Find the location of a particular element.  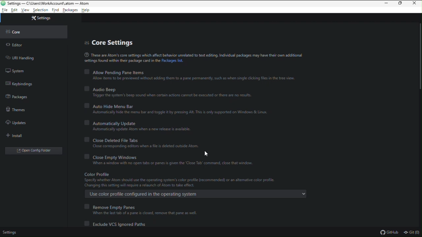

Auto hide menu bar is located at coordinates (178, 108).